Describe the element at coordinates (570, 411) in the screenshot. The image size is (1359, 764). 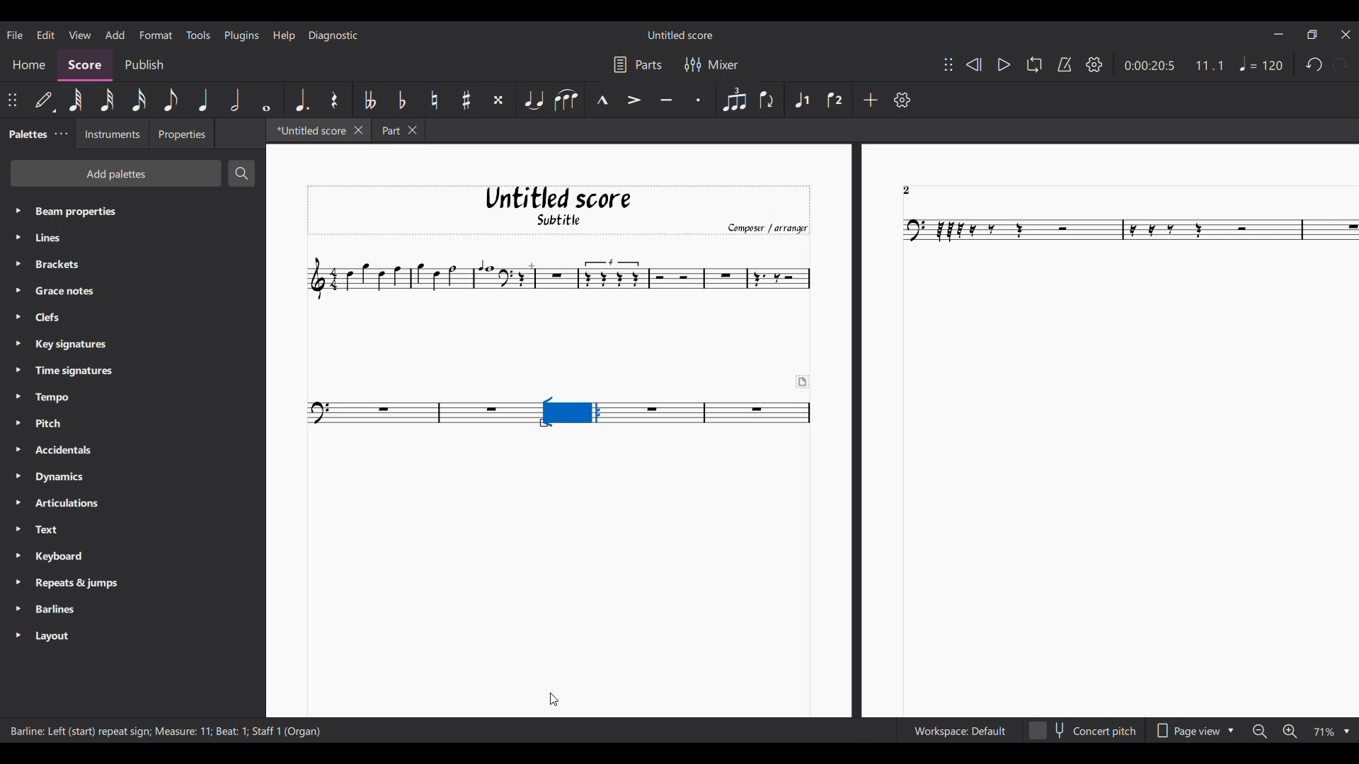
I see `Highlighted by cursor` at that location.